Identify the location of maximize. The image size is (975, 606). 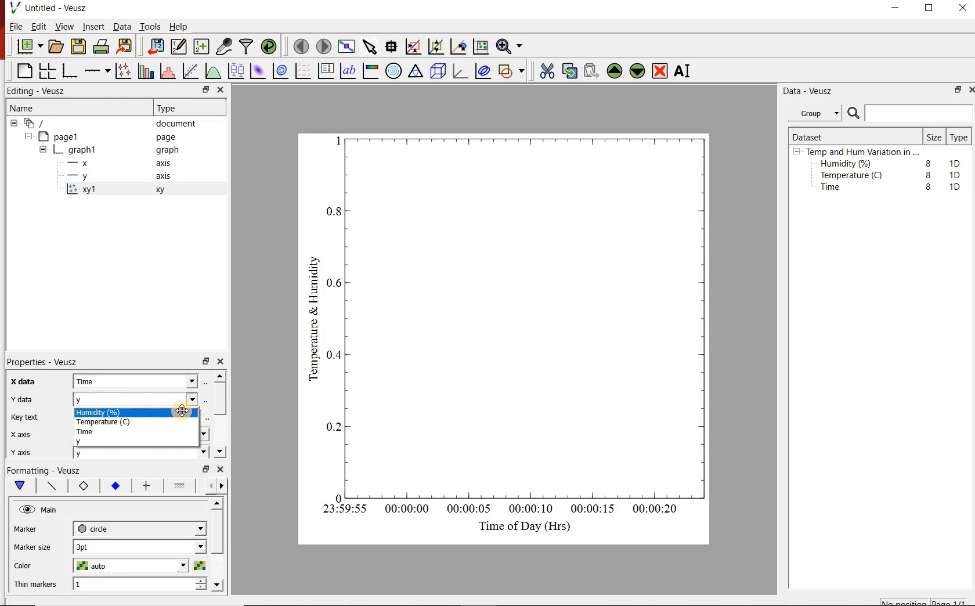
(935, 8).